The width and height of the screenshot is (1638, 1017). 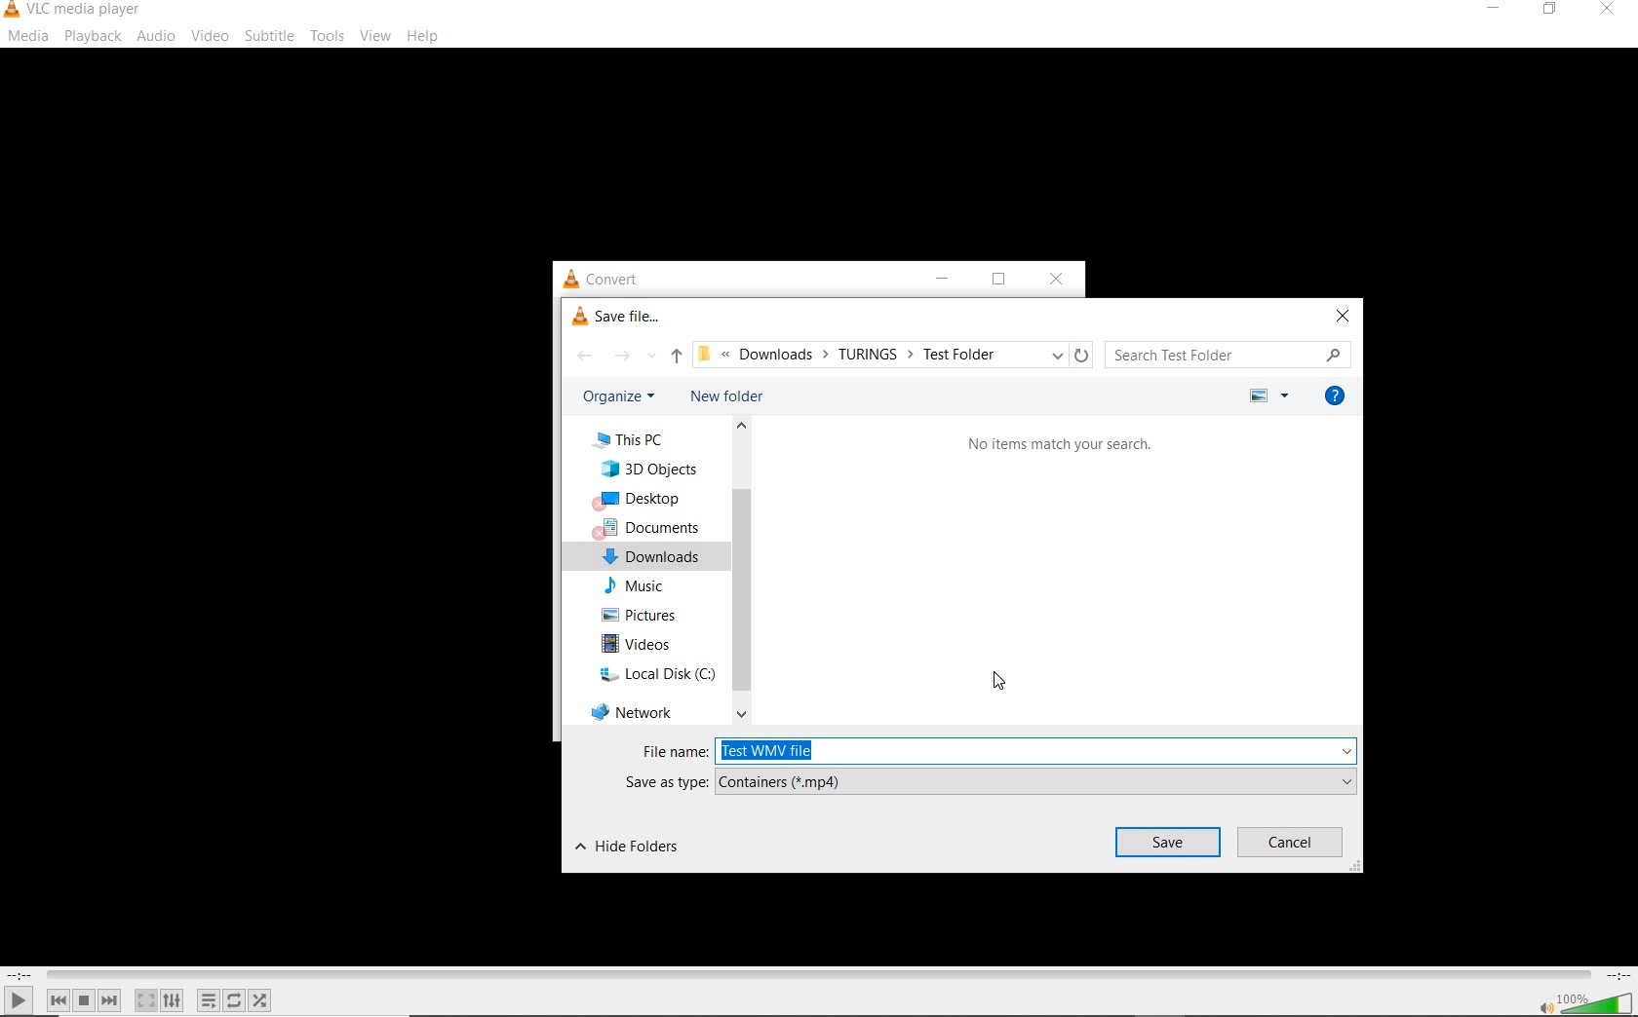 What do you see at coordinates (615, 279) in the screenshot?
I see `convert` at bounding box center [615, 279].